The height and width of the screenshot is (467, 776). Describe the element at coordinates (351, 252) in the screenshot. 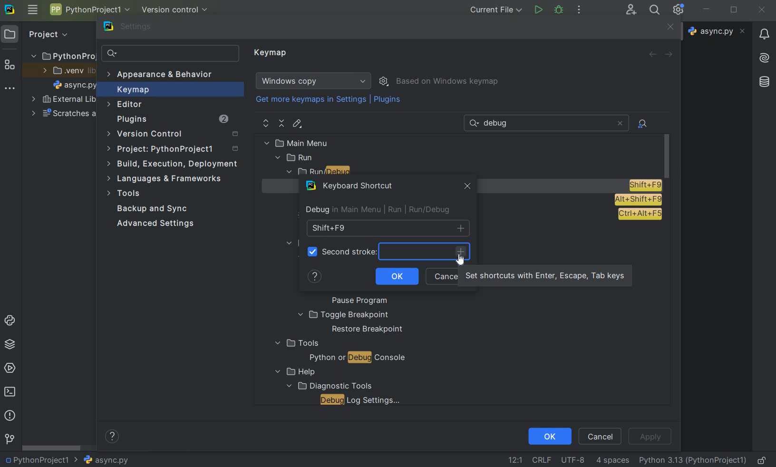

I see `Second stroke:` at that location.